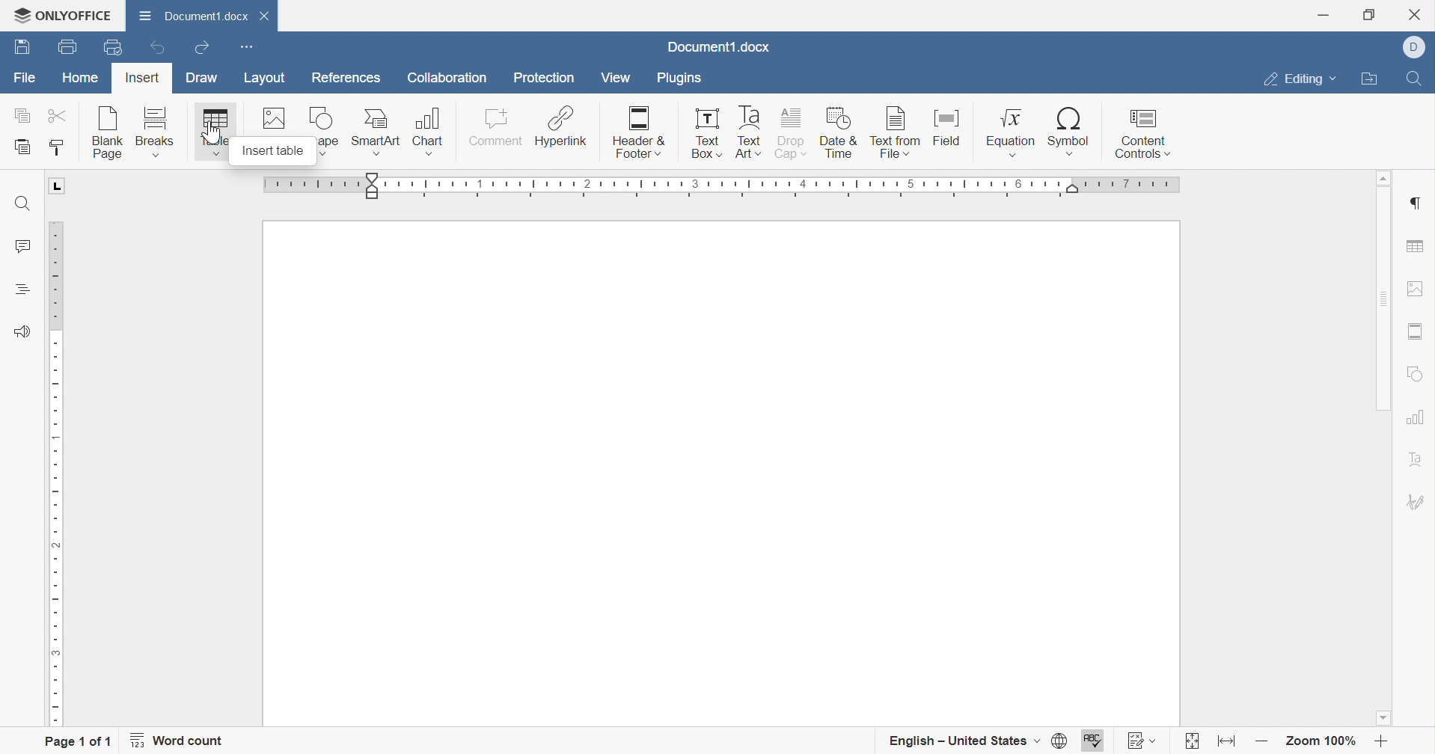 The image size is (1435, 754). What do you see at coordinates (1420, 502) in the screenshot?
I see `Signature settings` at bounding box center [1420, 502].